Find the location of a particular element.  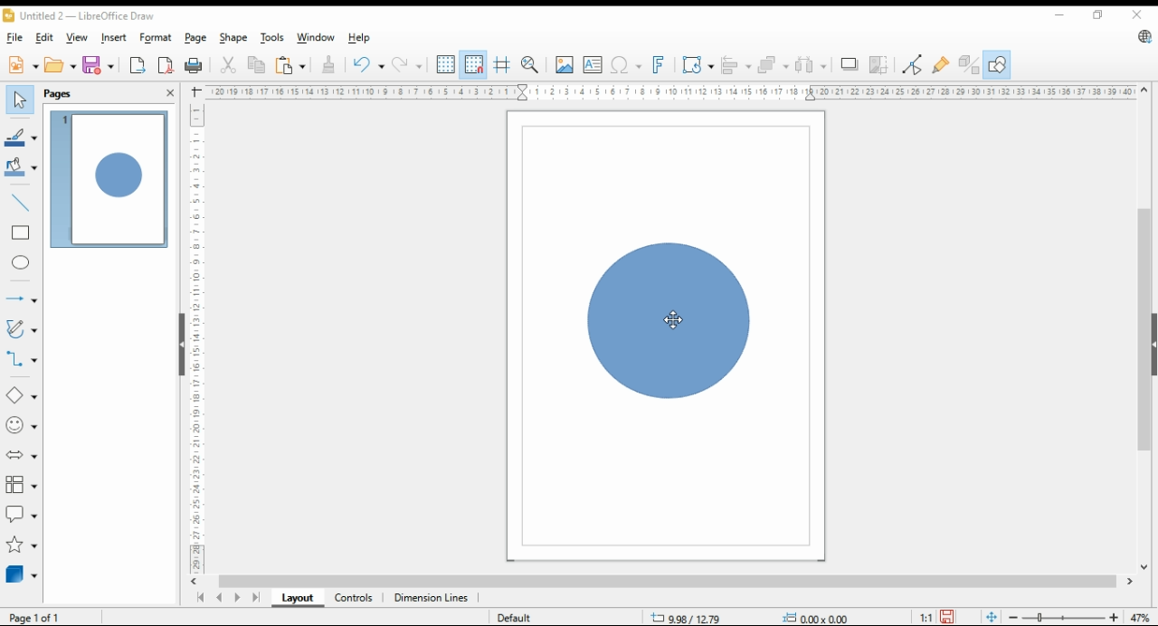

zoom factor is located at coordinates (1138, 615).